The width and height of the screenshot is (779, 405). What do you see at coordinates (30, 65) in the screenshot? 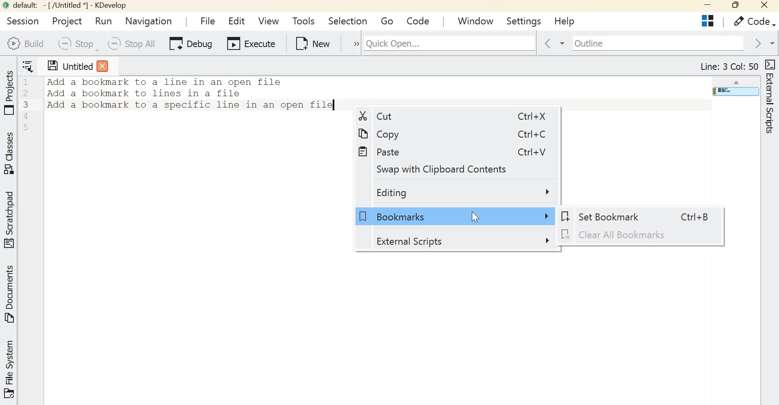
I see `Show sorted list of open documents` at bounding box center [30, 65].